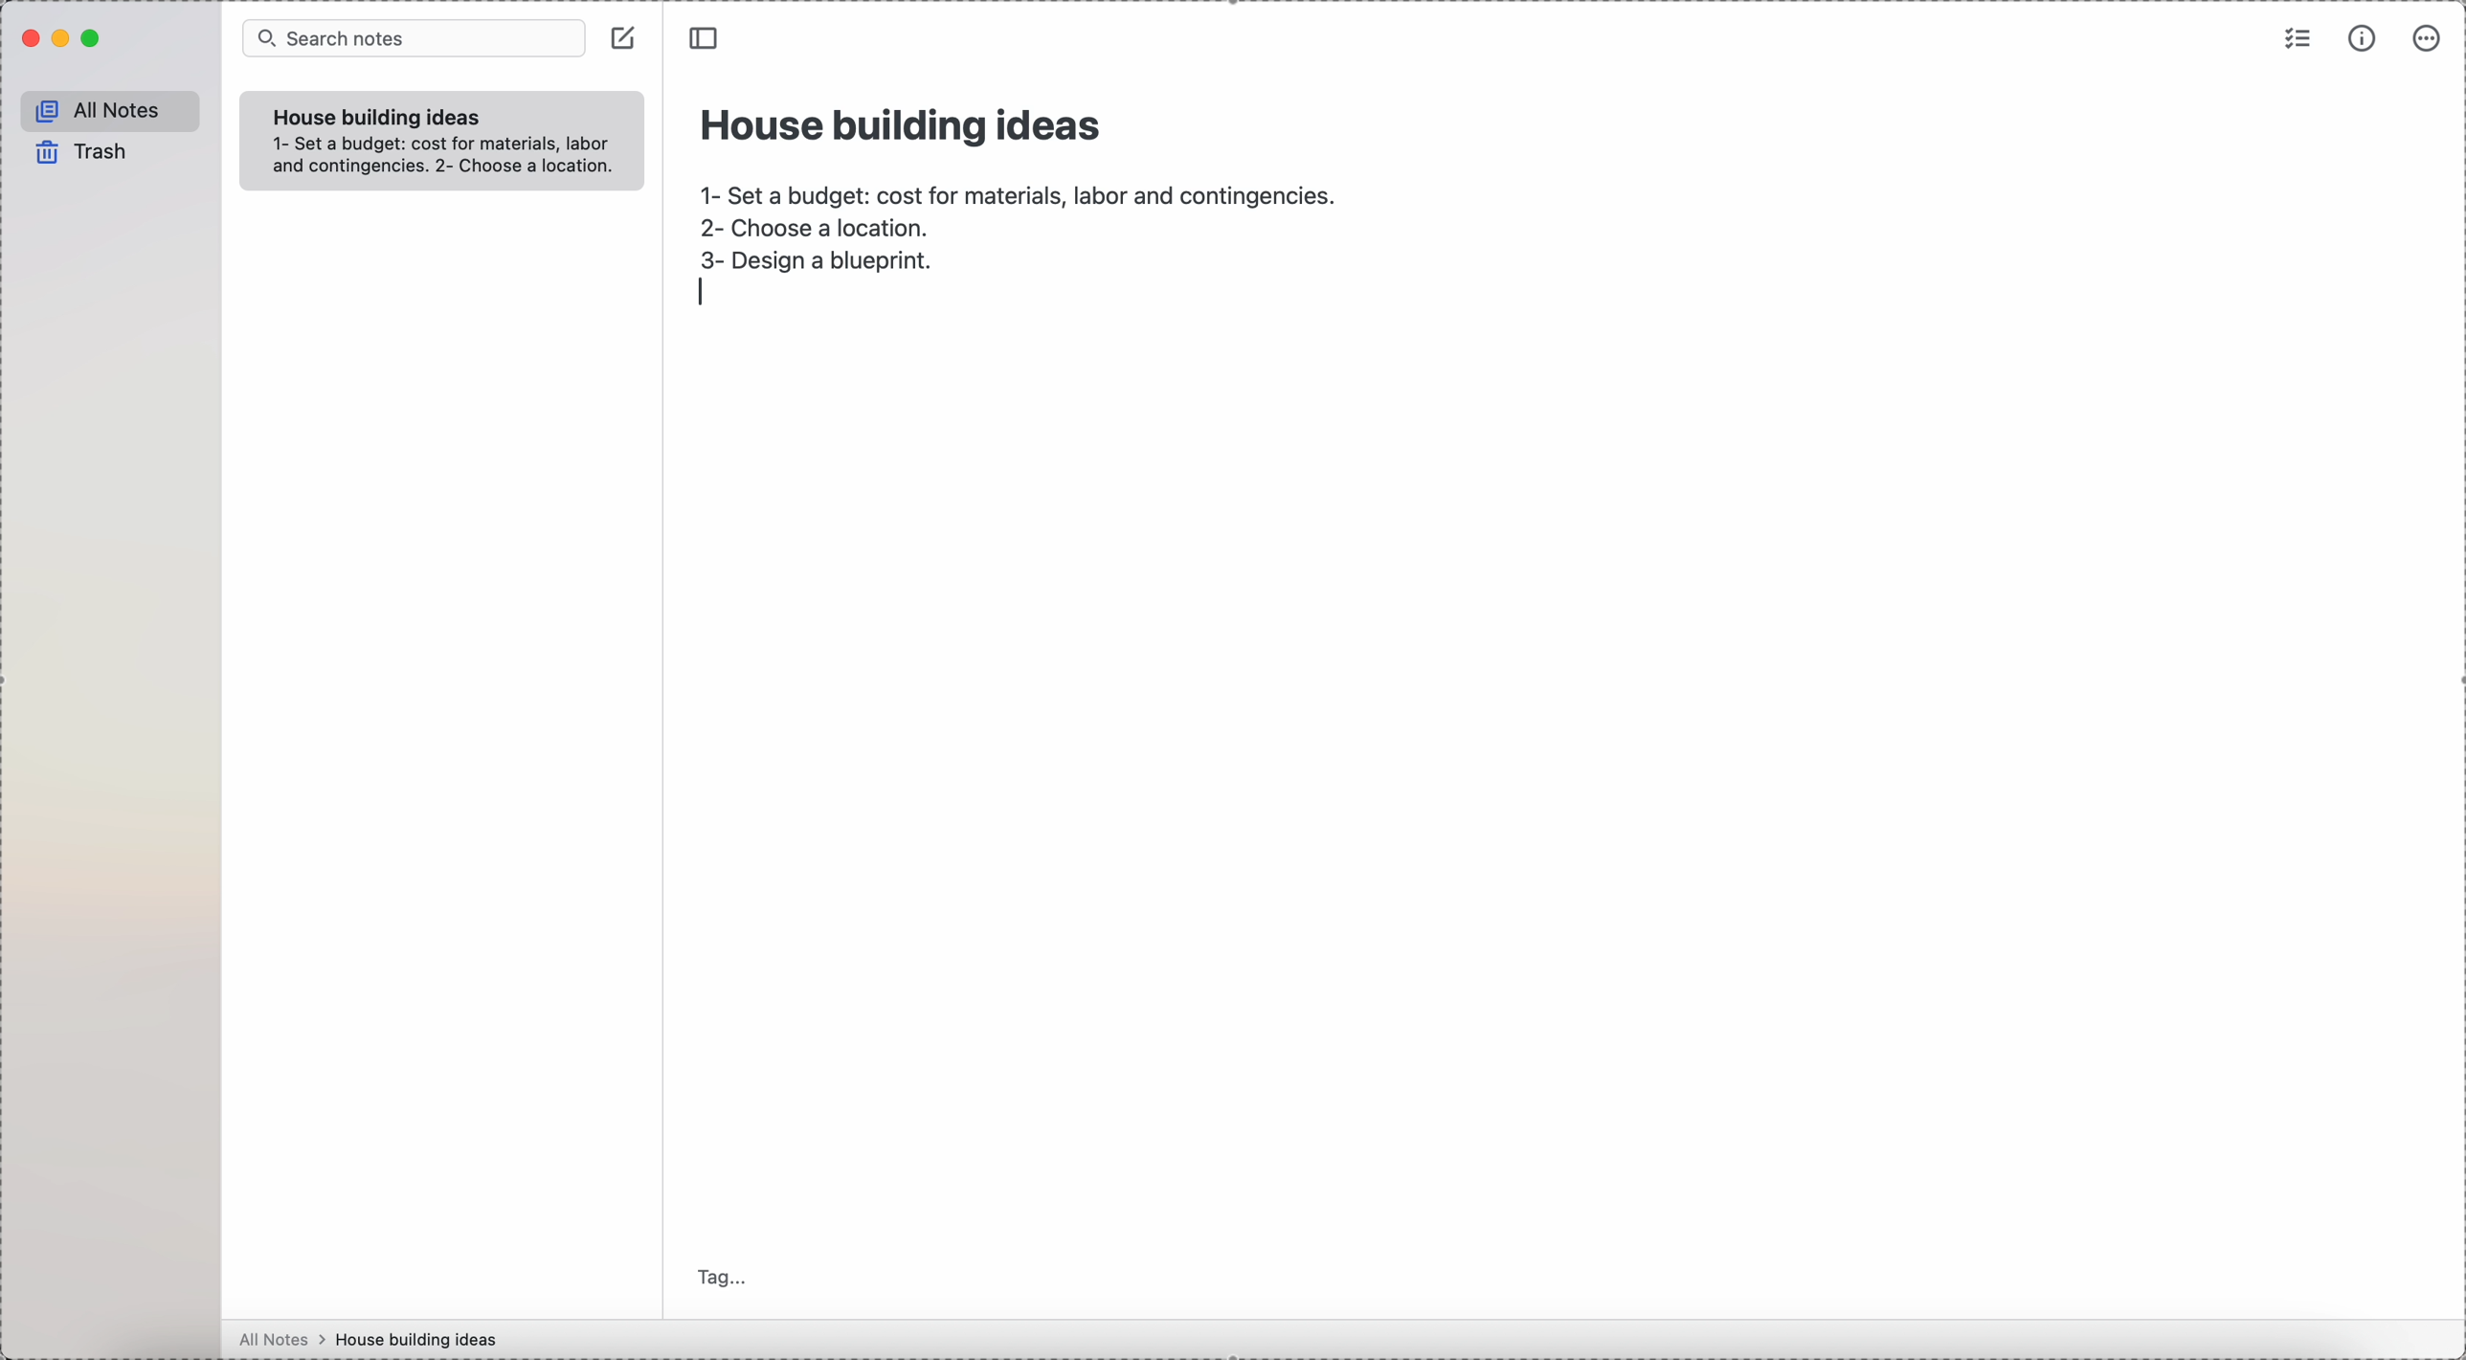  What do you see at coordinates (78, 153) in the screenshot?
I see `trash` at bounding box center [78, 153].